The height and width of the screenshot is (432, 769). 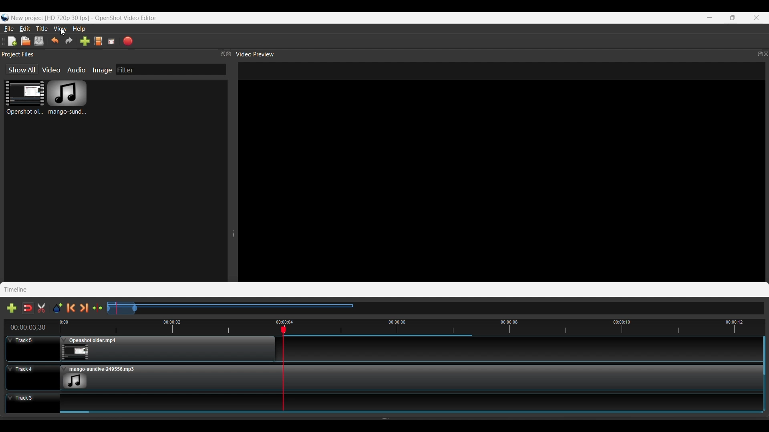 What do you see at coordinates (12, 308) in the screenshot?
I see `Add Track` at bounding box center [12, 308].